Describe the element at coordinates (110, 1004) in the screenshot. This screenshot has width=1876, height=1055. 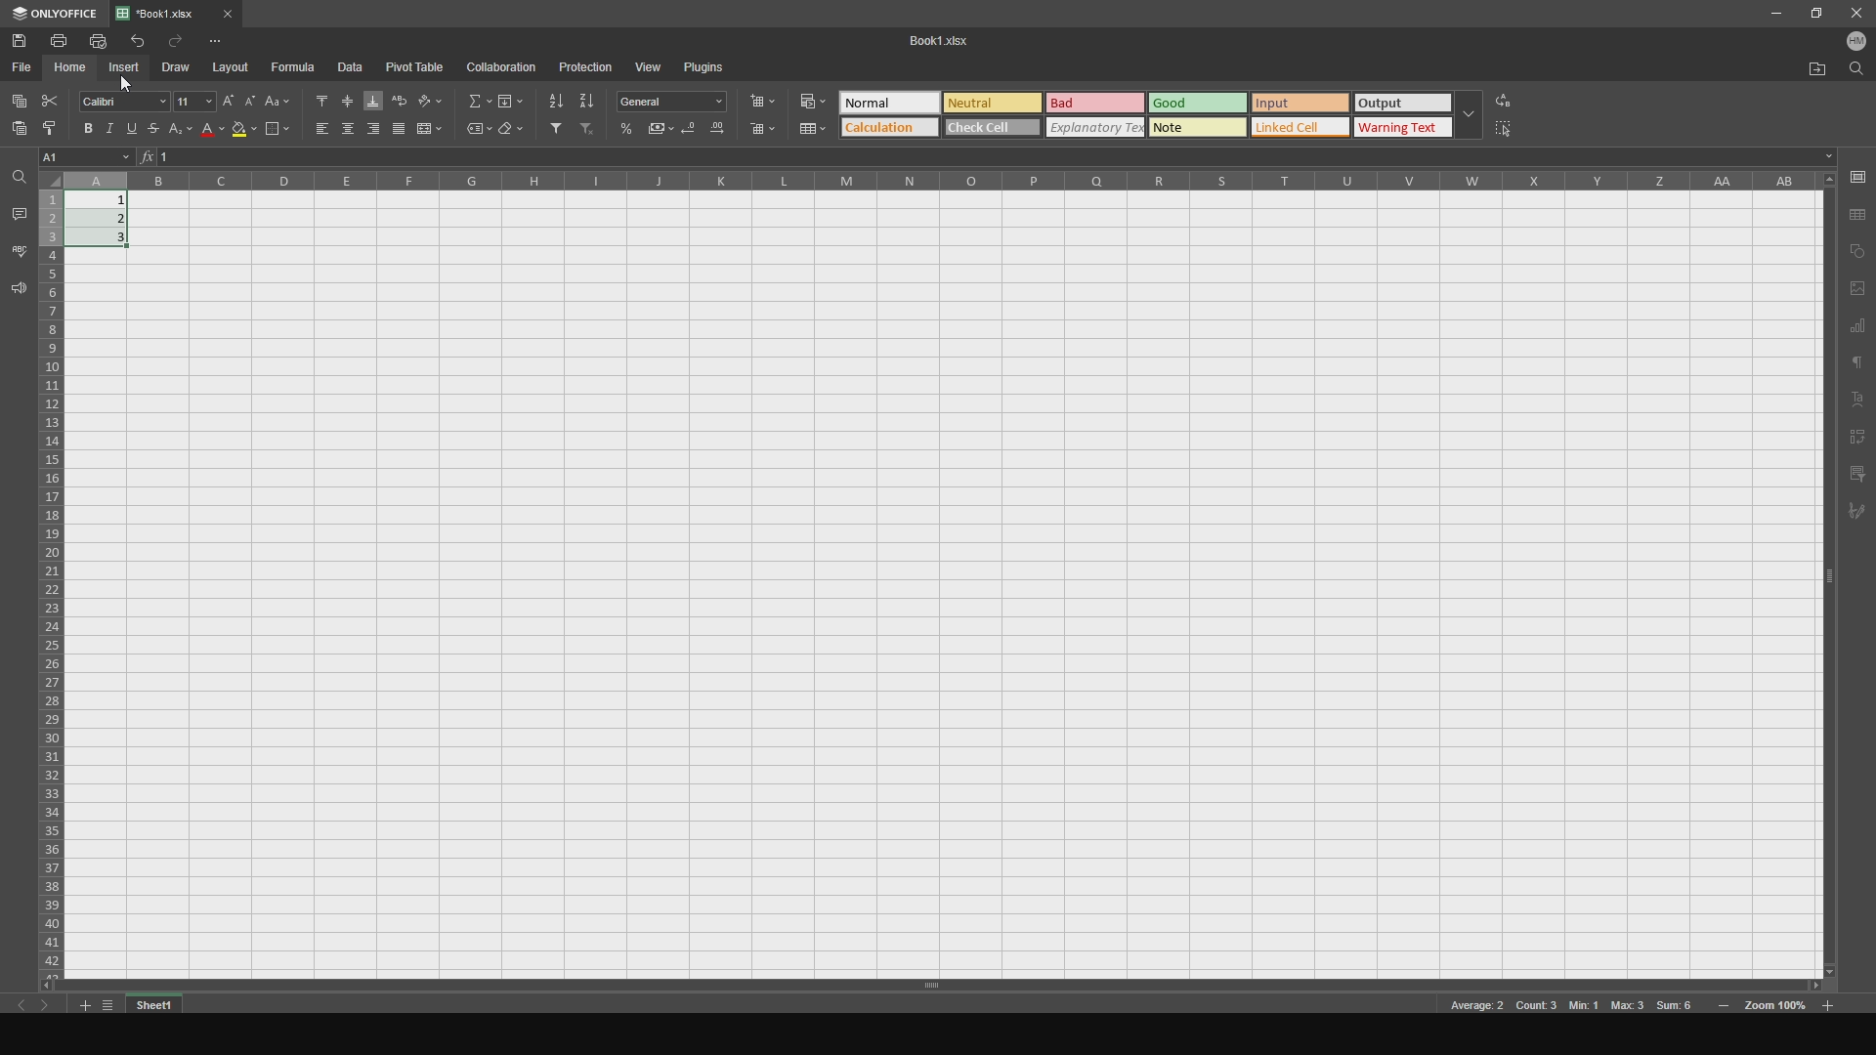
I see `list tabs` at that location.